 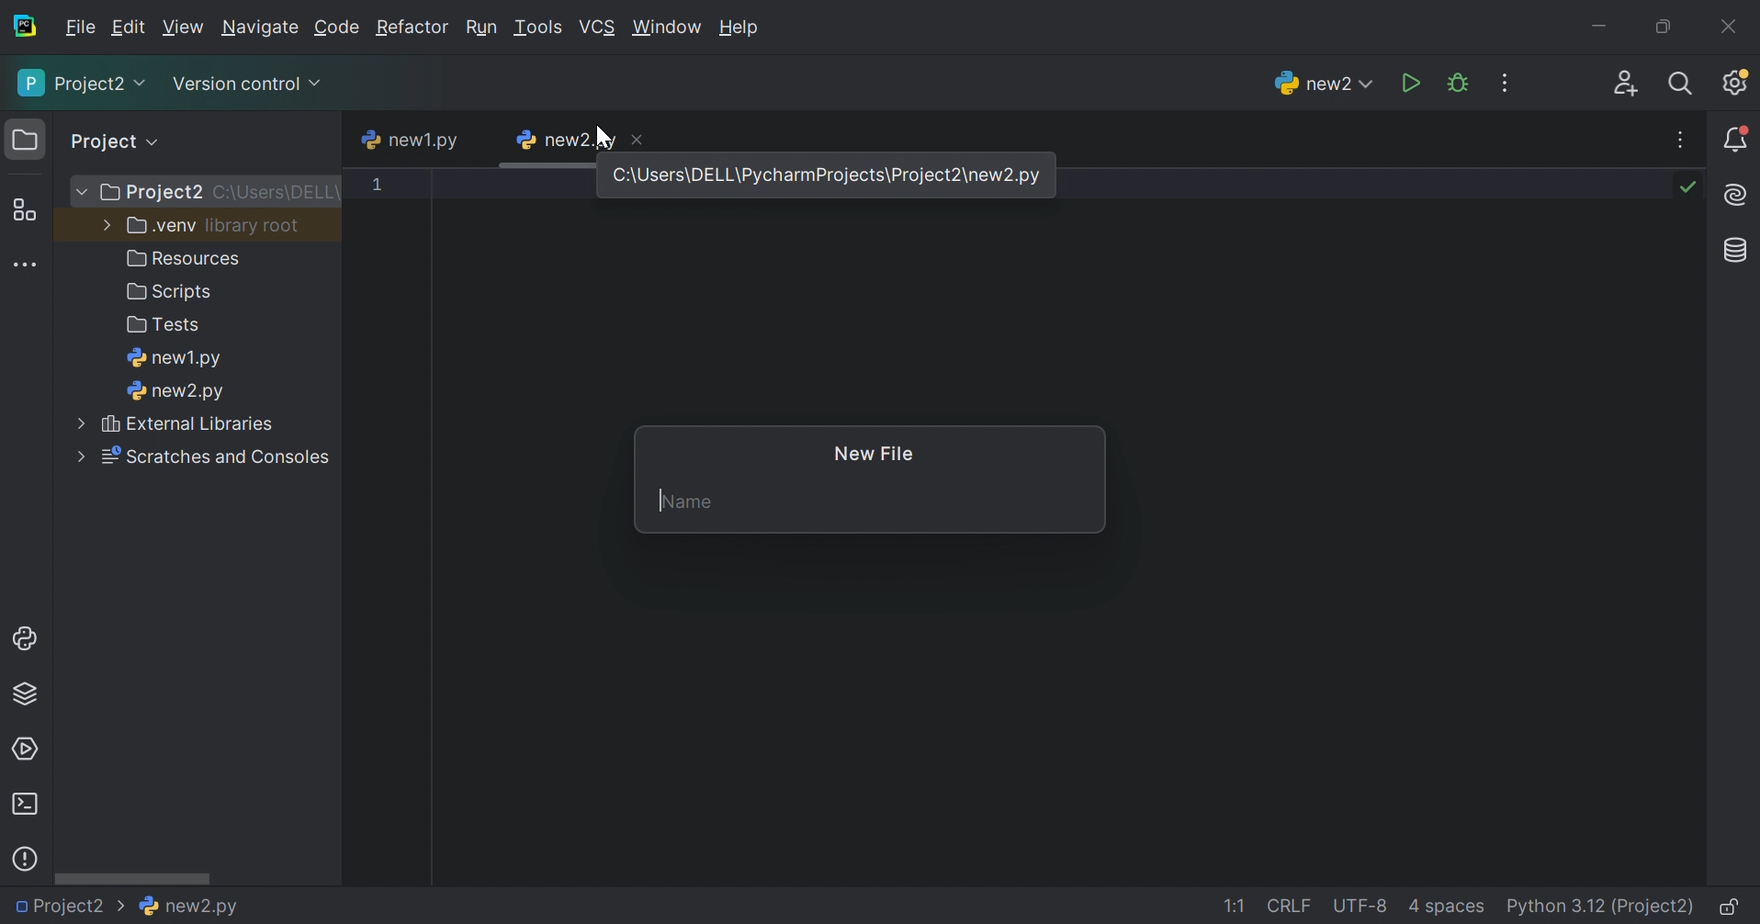 I want to click on .venv, so click(x=159, y=227).